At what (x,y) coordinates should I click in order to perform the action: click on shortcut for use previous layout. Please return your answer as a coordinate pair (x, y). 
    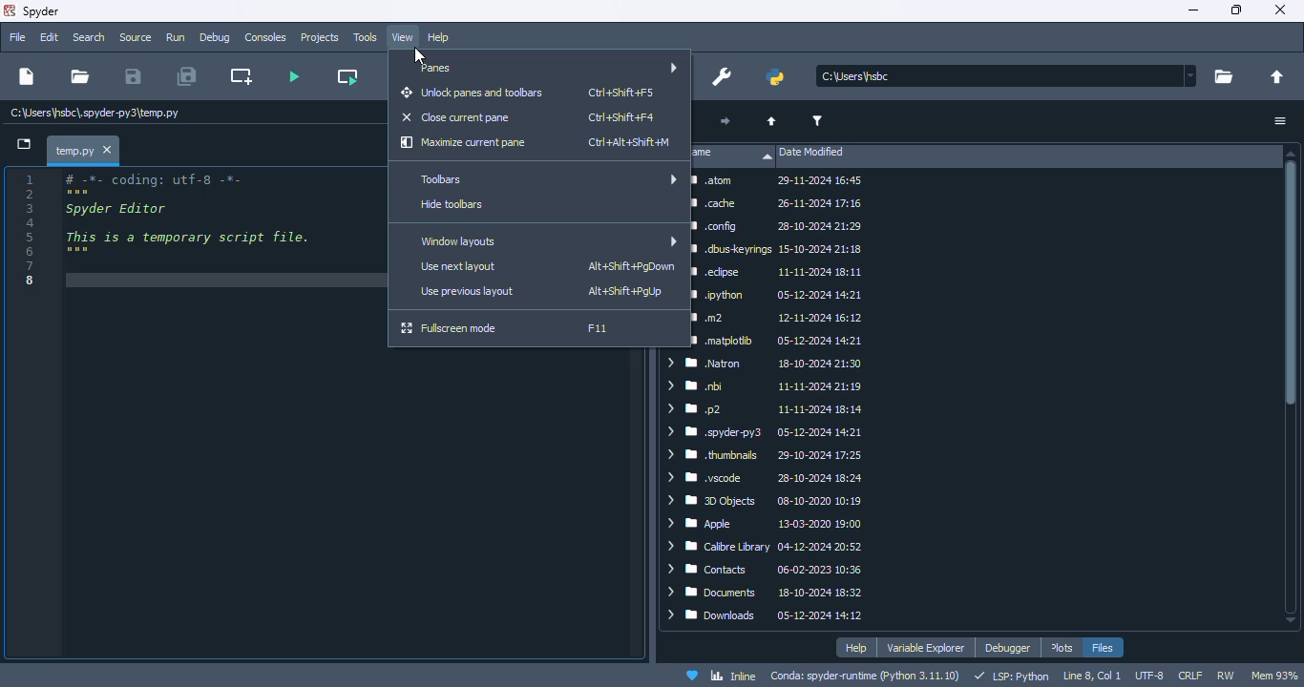
    Looking at the image, I should click on (628, 291).